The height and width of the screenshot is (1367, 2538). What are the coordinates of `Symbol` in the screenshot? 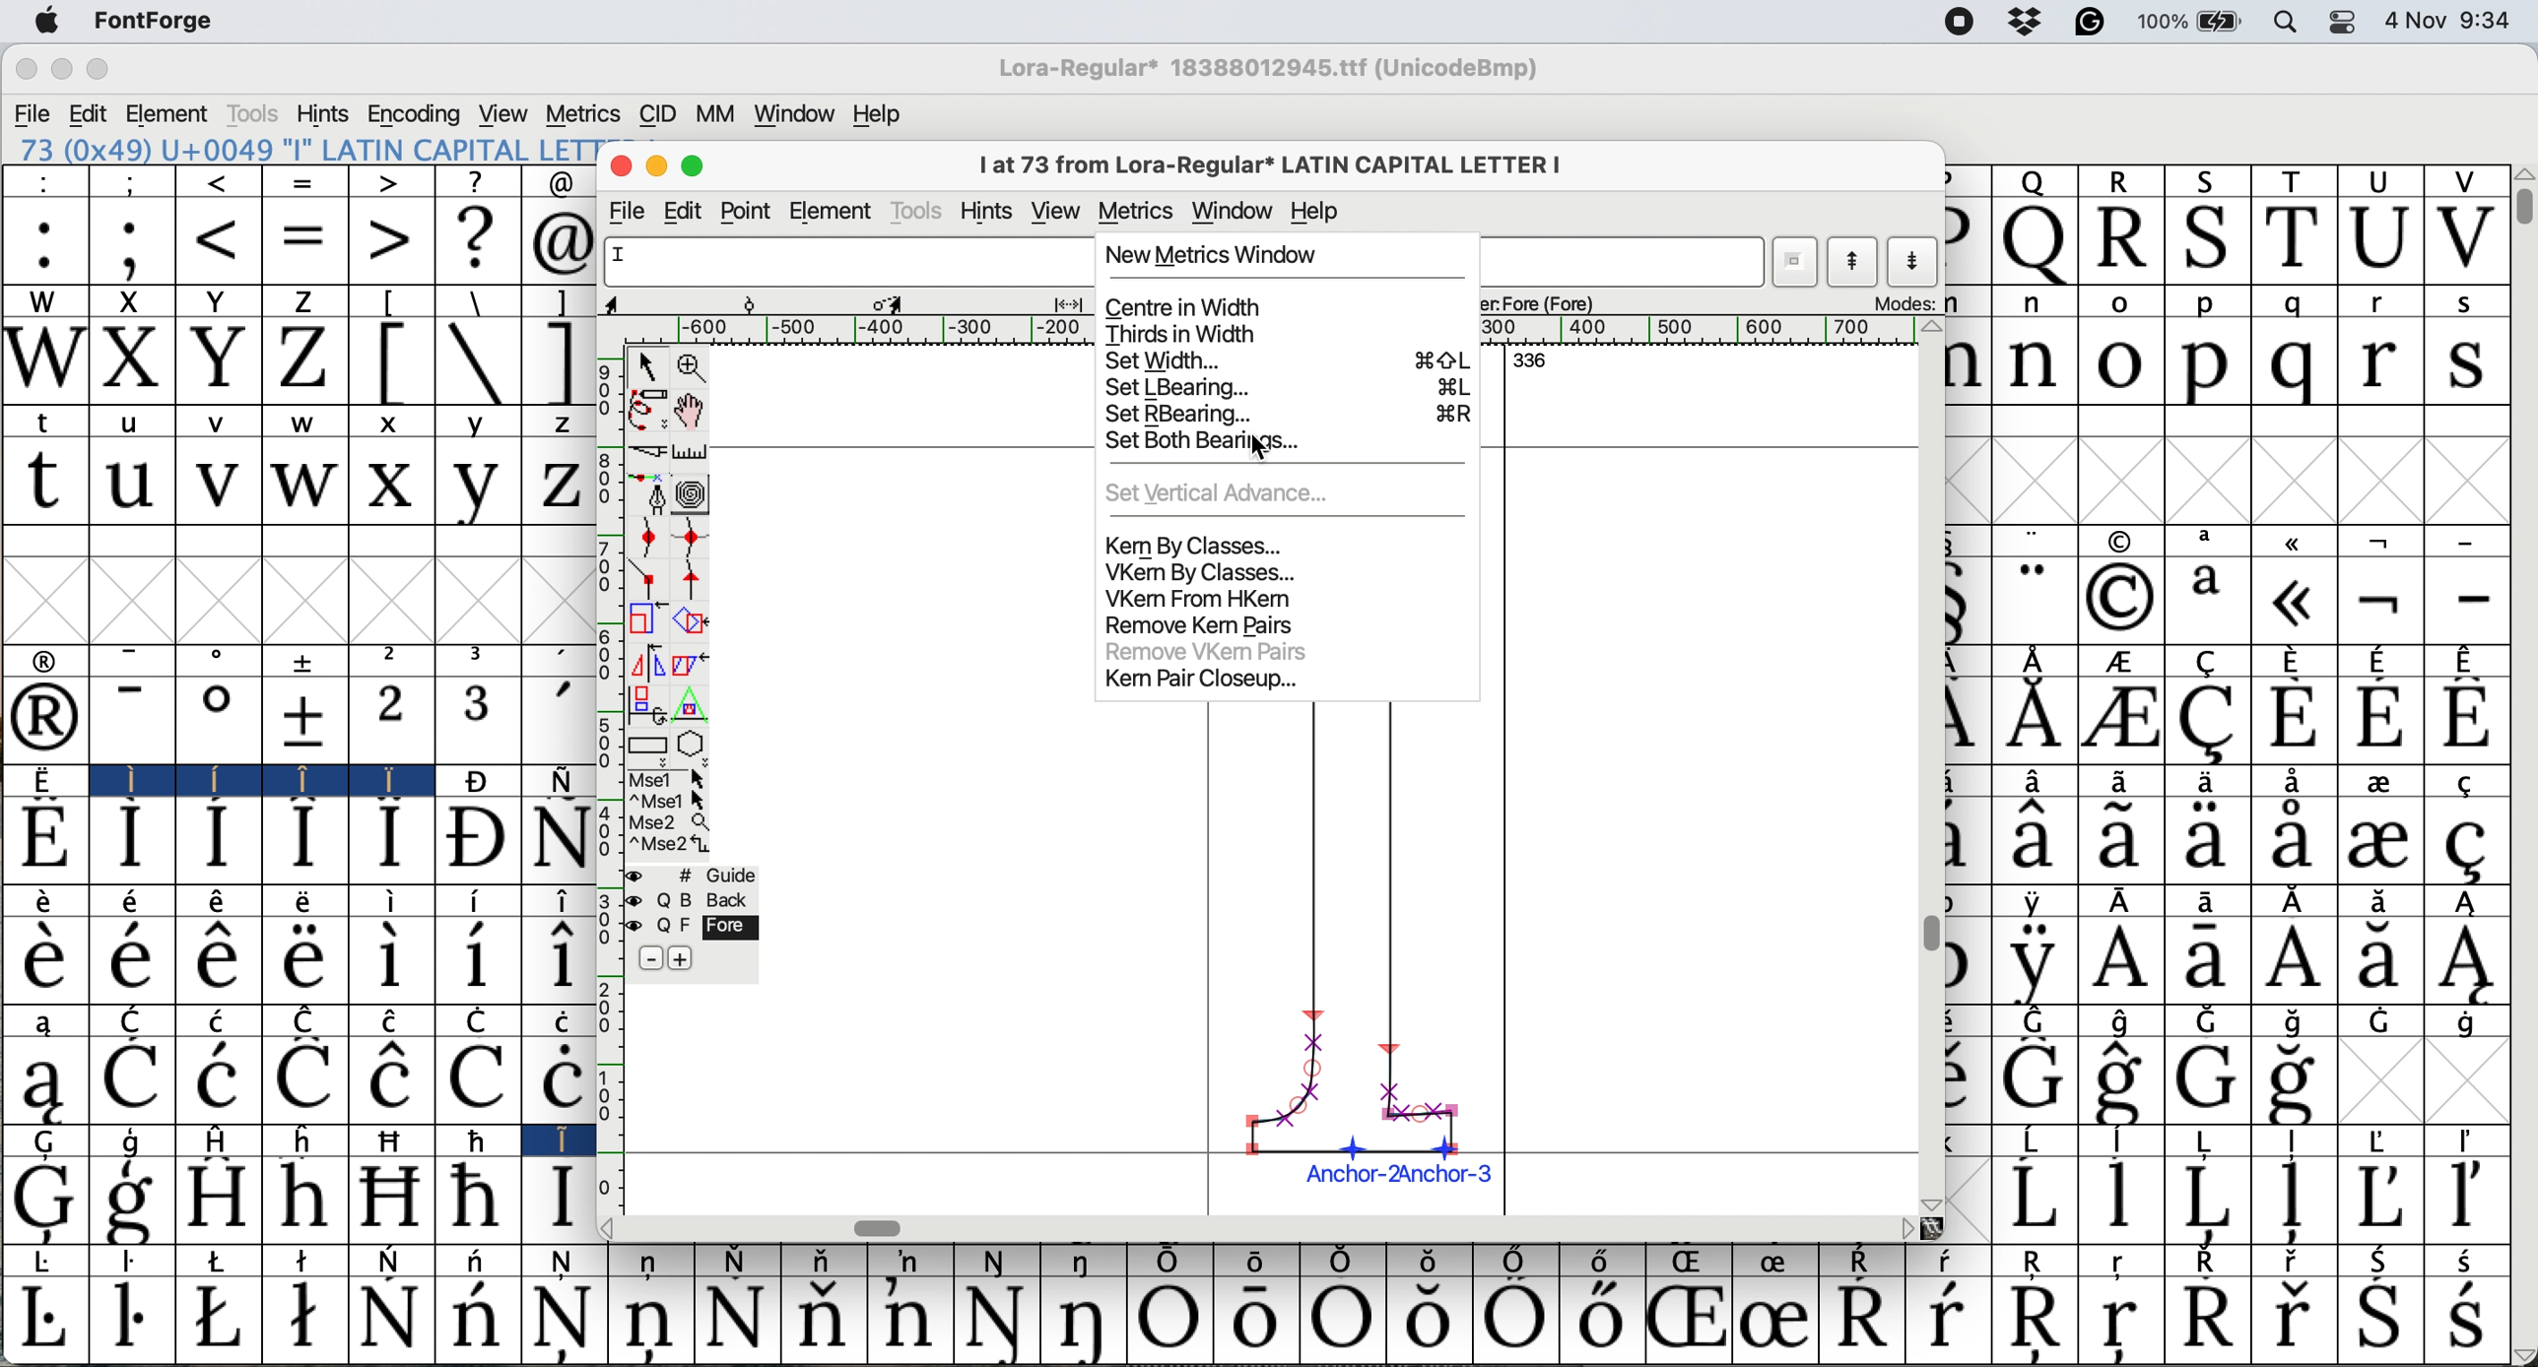 It's located at (651, 1264).